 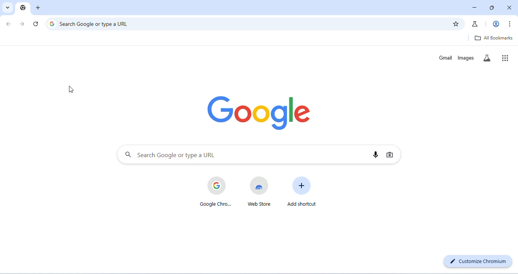 I want to click on search labs, so click(x=488, y=58).